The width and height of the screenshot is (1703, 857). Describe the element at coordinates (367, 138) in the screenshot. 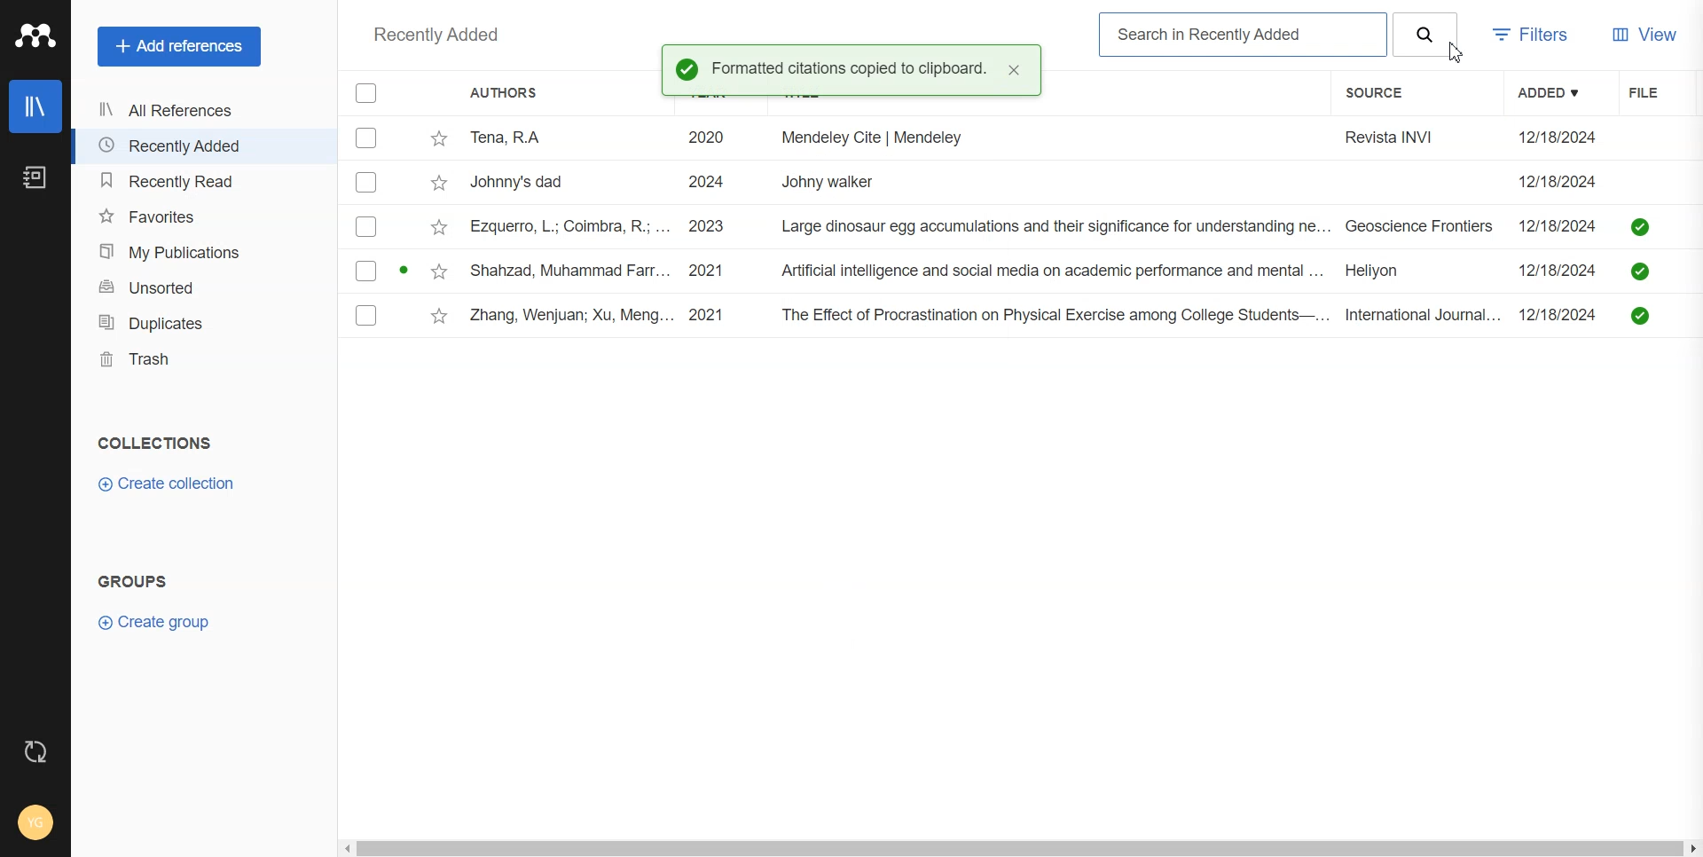

I see `Checkbox` at that location.